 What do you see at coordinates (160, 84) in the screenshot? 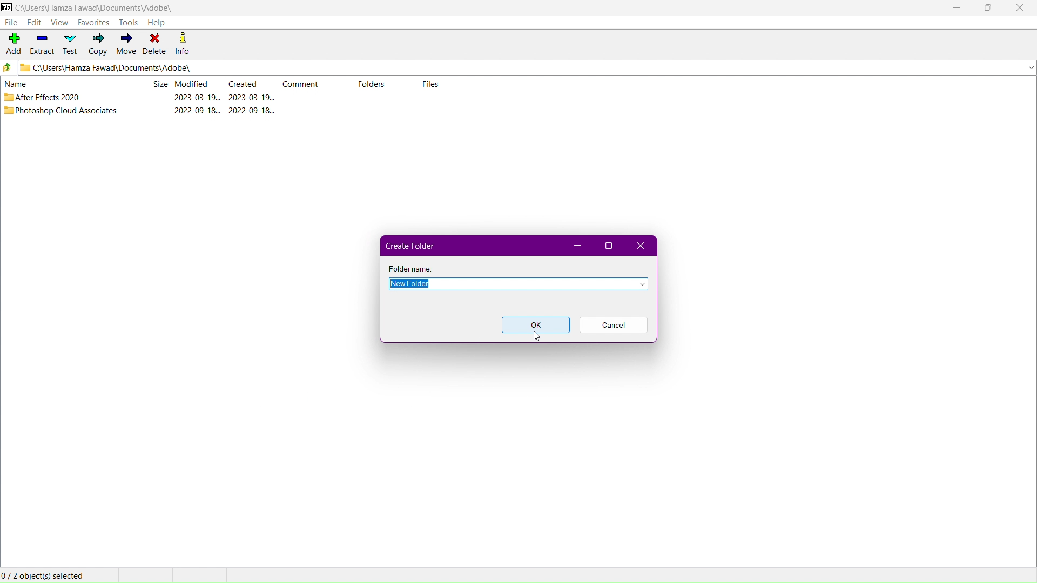
I see `Size` at bounding box center [160, 84].